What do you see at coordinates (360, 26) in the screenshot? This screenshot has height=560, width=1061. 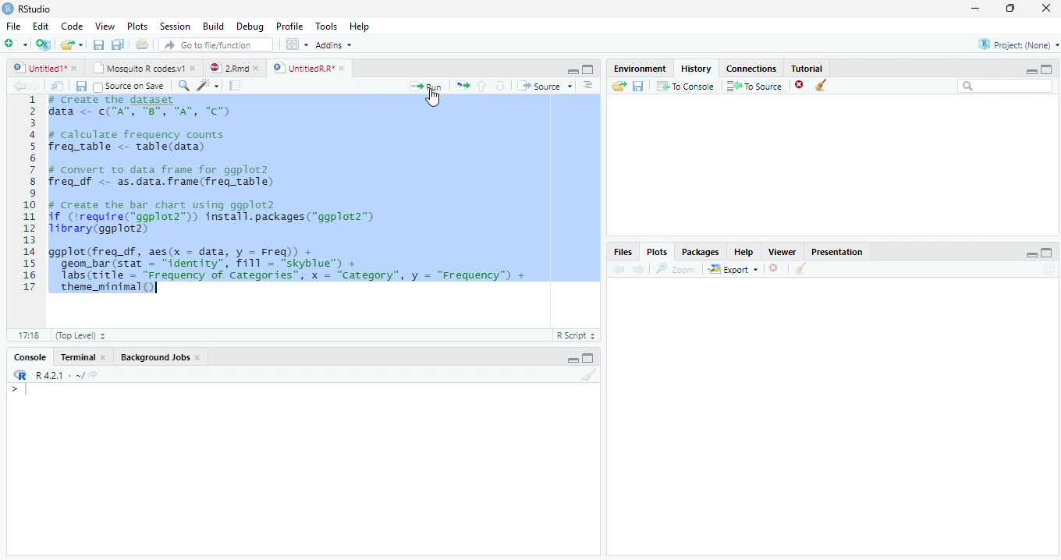 I see `Help` at bounding box center [360, 26].